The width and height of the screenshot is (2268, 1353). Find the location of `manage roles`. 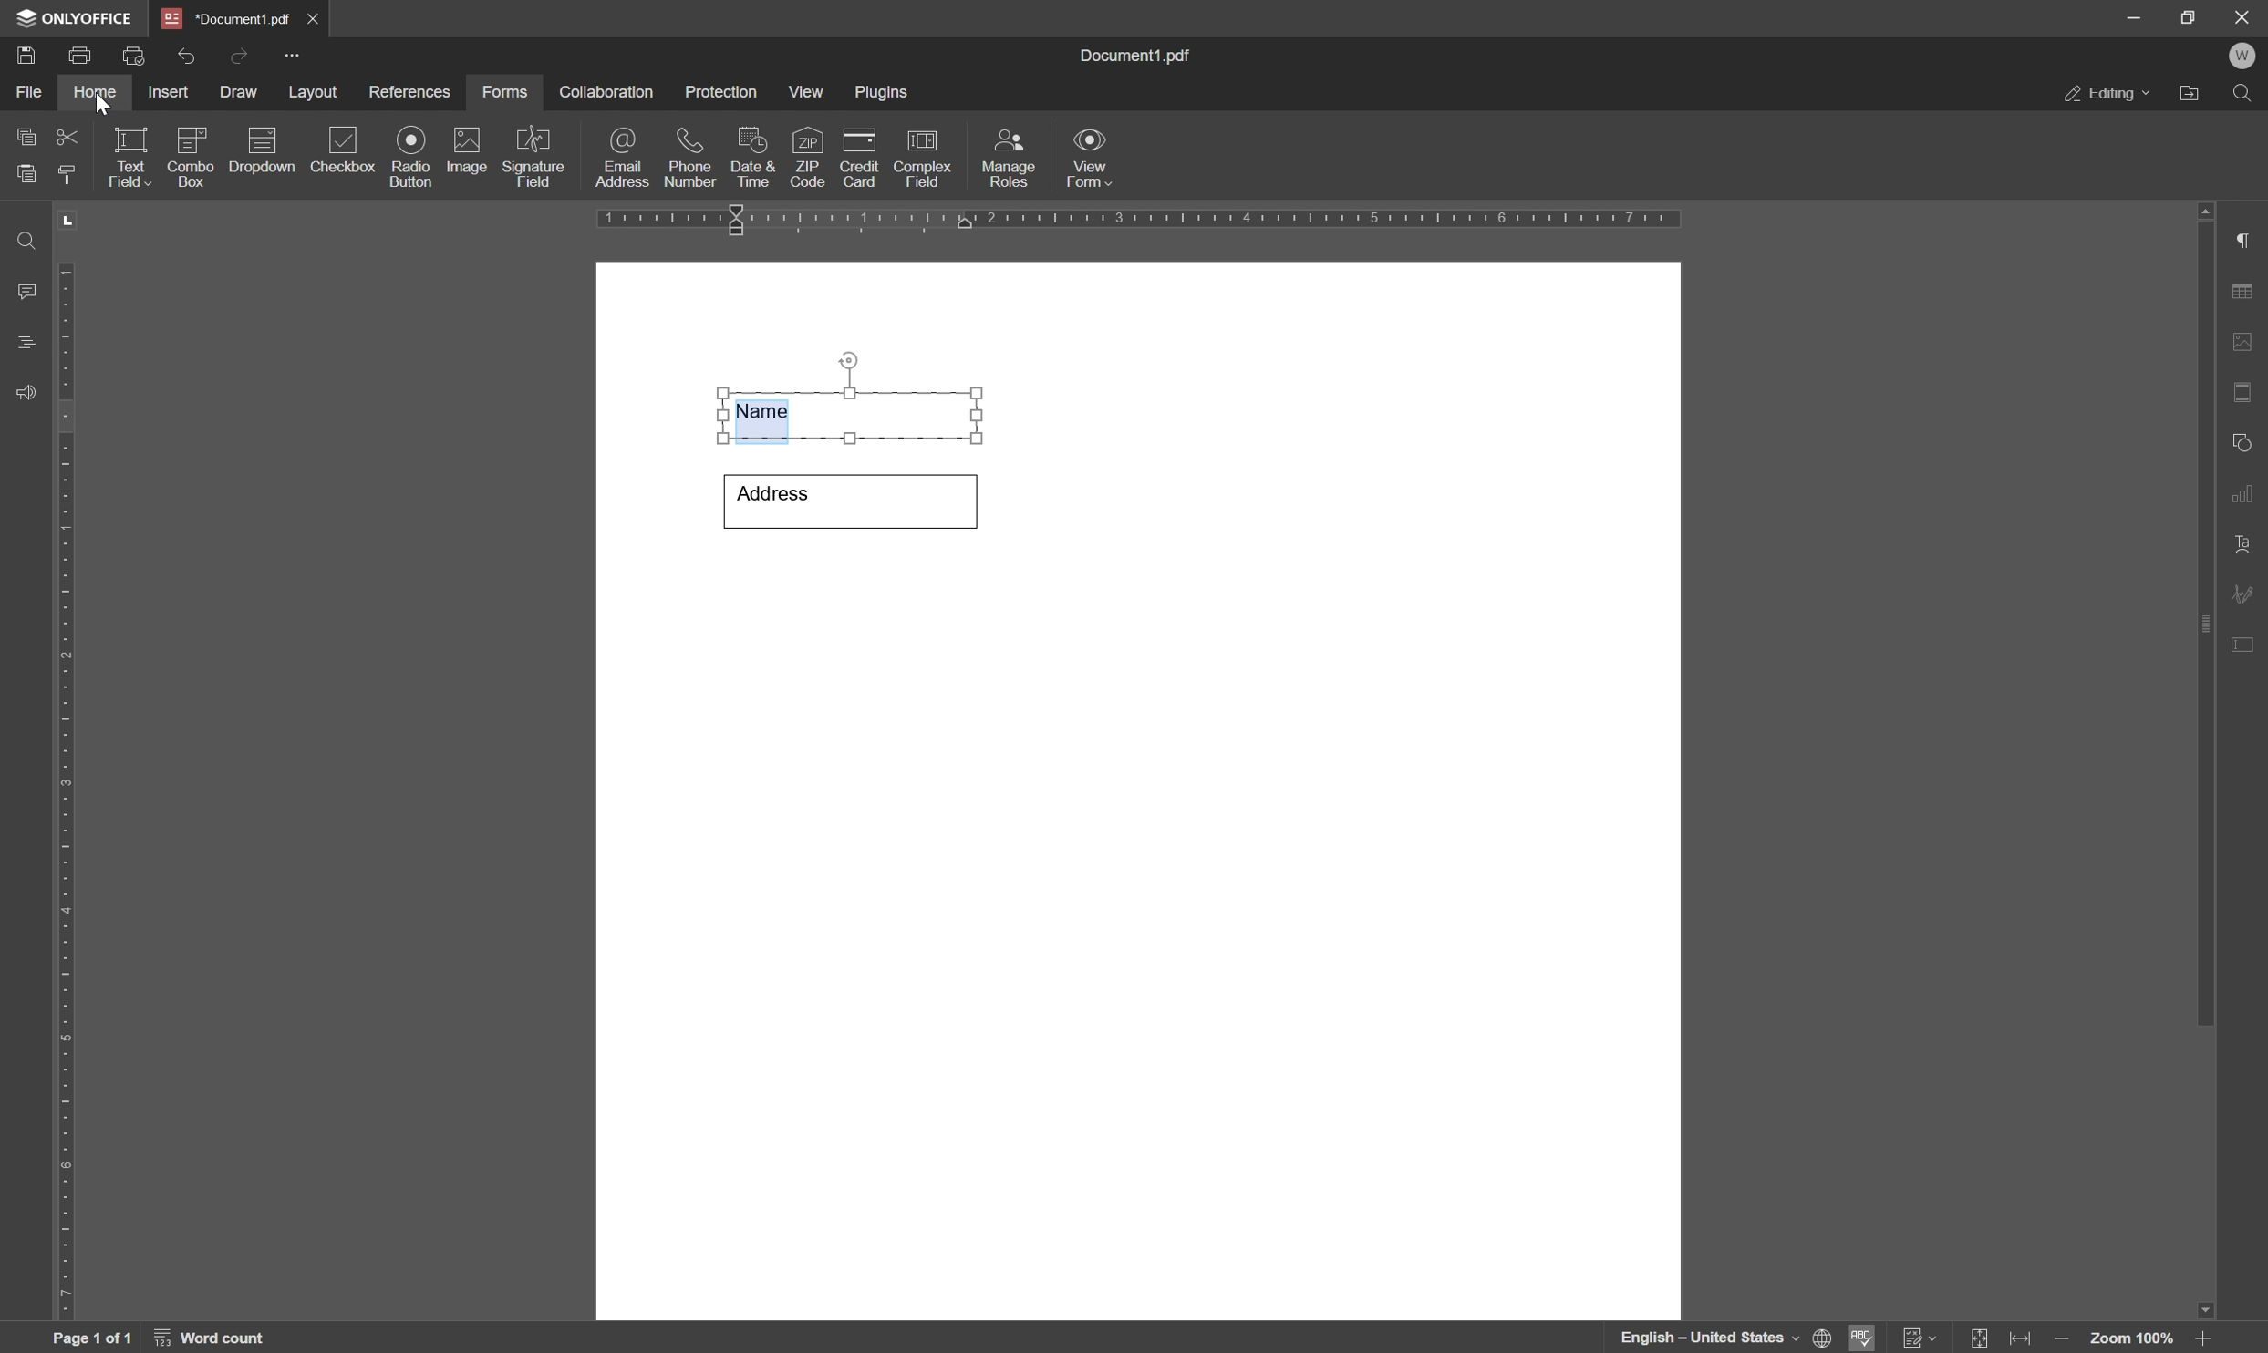

manage roles is located at coordinates (1008, 160).